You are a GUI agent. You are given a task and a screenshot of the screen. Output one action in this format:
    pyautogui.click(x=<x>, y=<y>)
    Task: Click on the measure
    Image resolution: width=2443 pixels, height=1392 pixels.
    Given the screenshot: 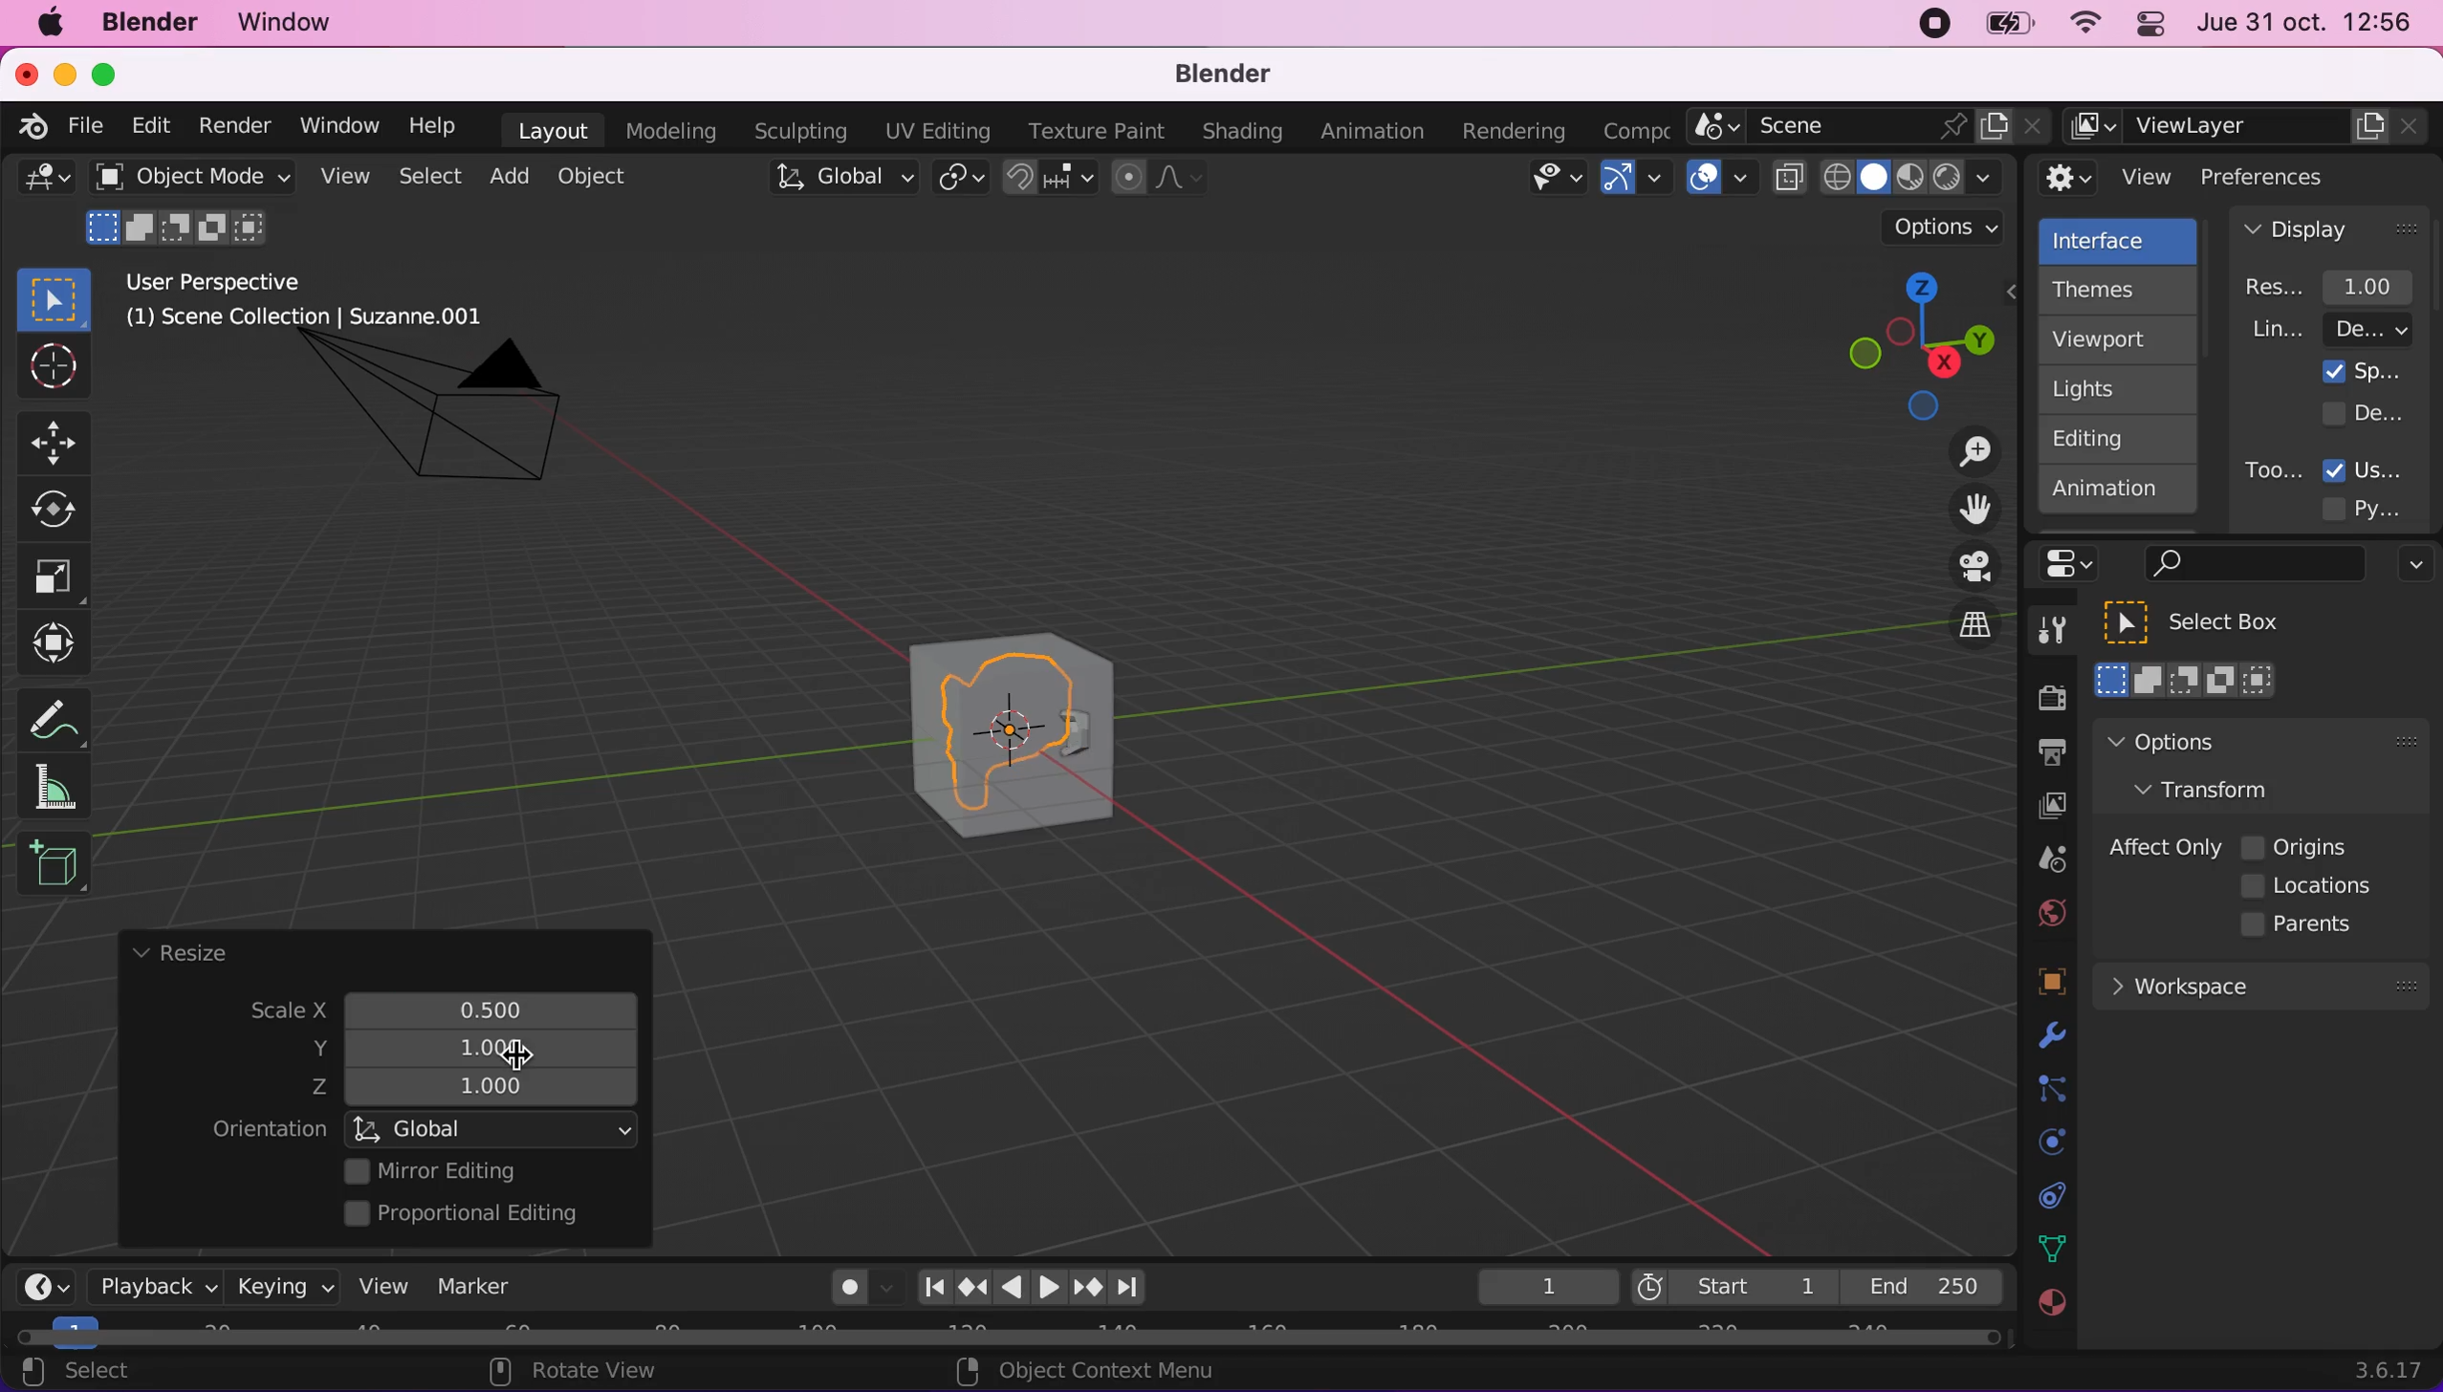 What is the action you would take?
    pyautogui.click(x=67, y=786)
    